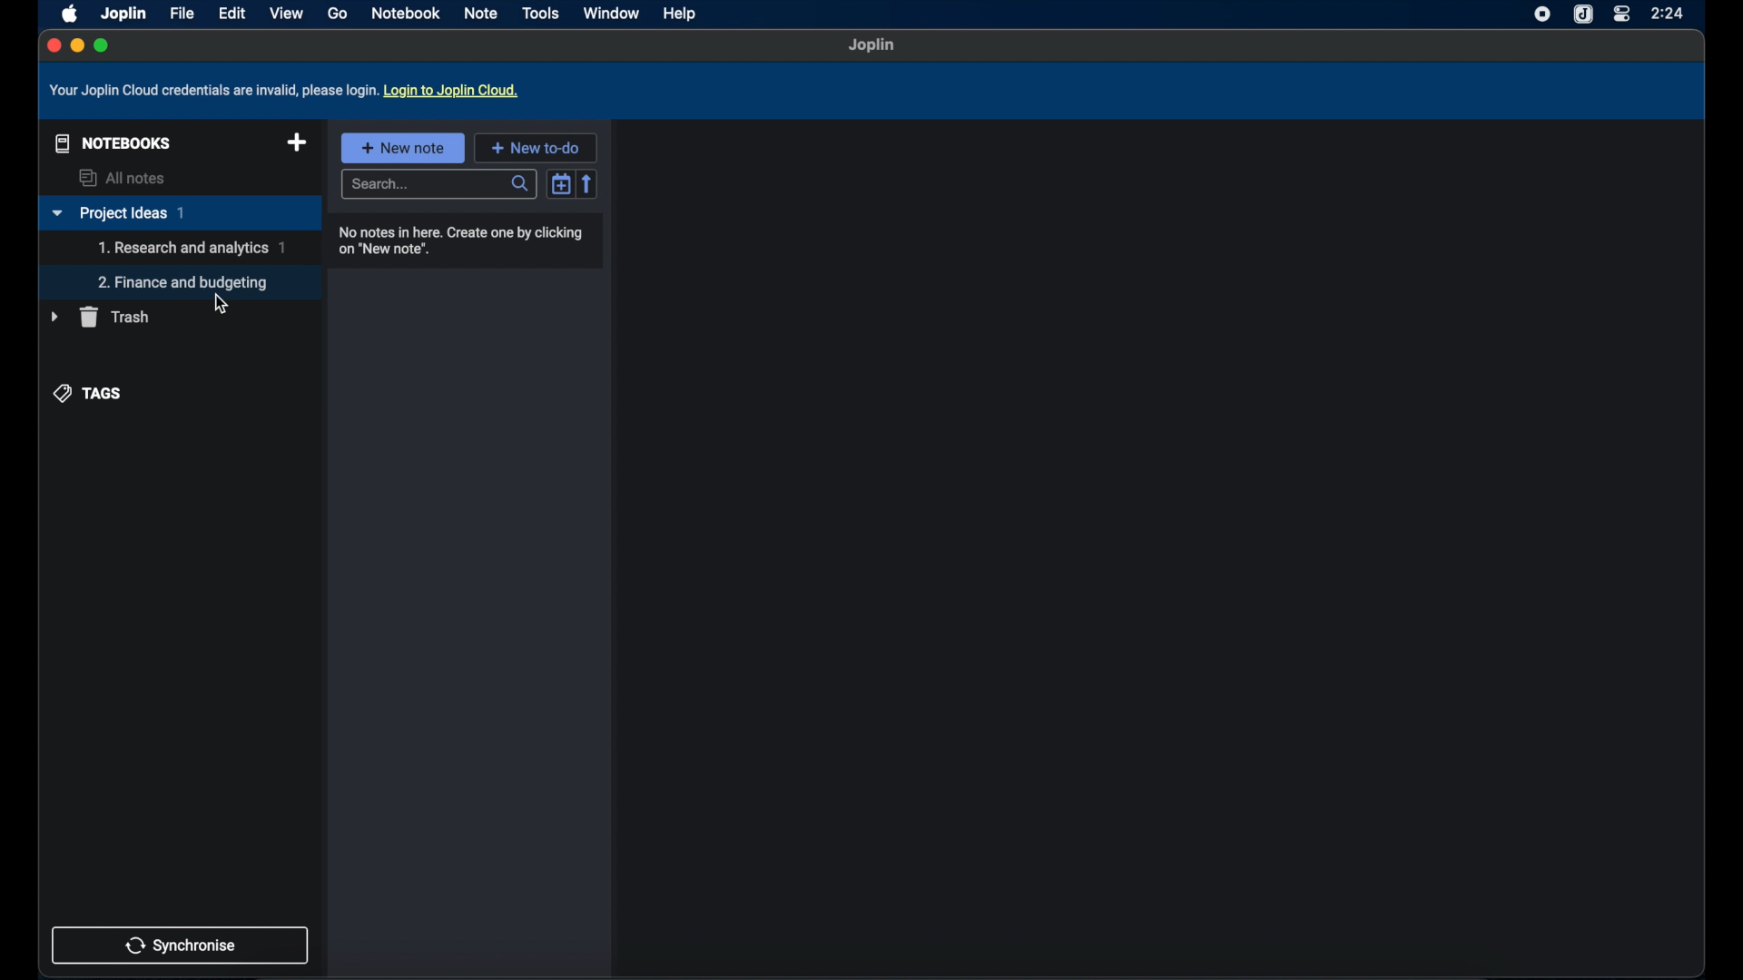 Image resolution: width=1743 pixels, height=980 pixels. I want to click on drag cursor, so click(218, 303).